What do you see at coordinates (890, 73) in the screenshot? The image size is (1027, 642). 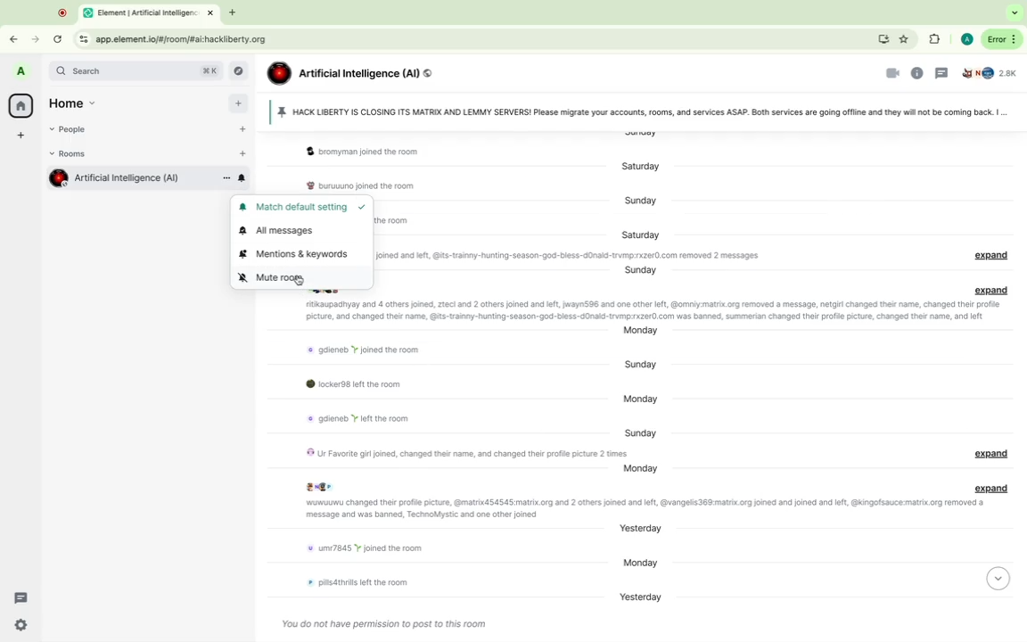 I see `Video` at bounding box center [890, 73].